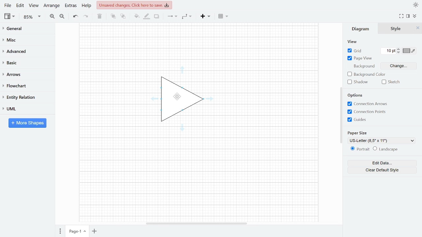  Describe the element at coordinates (74, 231) in the screenshot. I see `Current page` at that location.